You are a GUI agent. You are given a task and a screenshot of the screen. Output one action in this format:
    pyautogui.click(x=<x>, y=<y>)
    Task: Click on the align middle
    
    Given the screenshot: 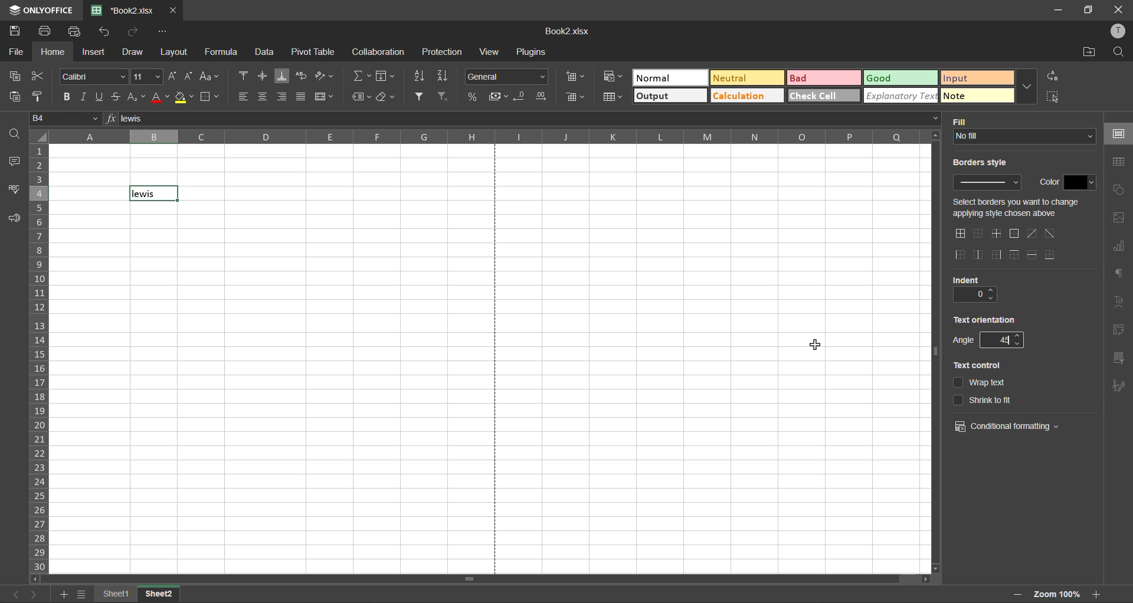 What is the action you would take?
    pyautogui.click(x=262, y=77)
    